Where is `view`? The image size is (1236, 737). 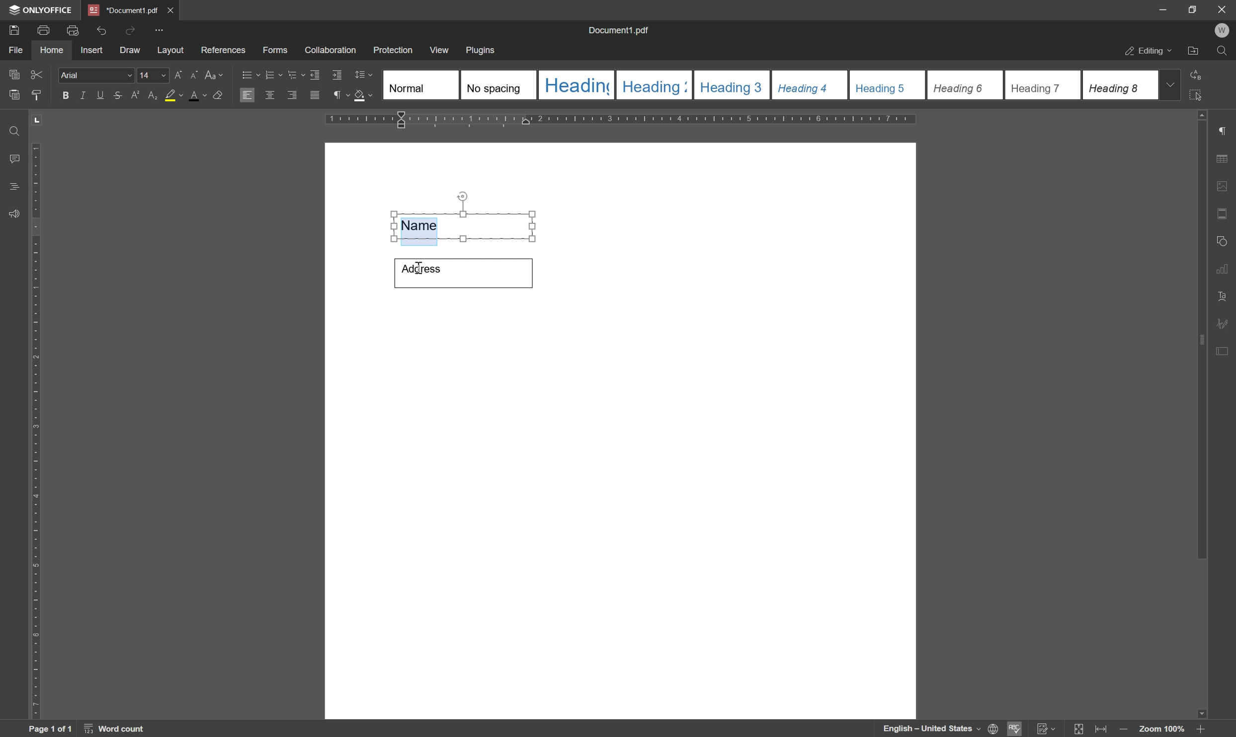
view is located at coordinates (440, 50).